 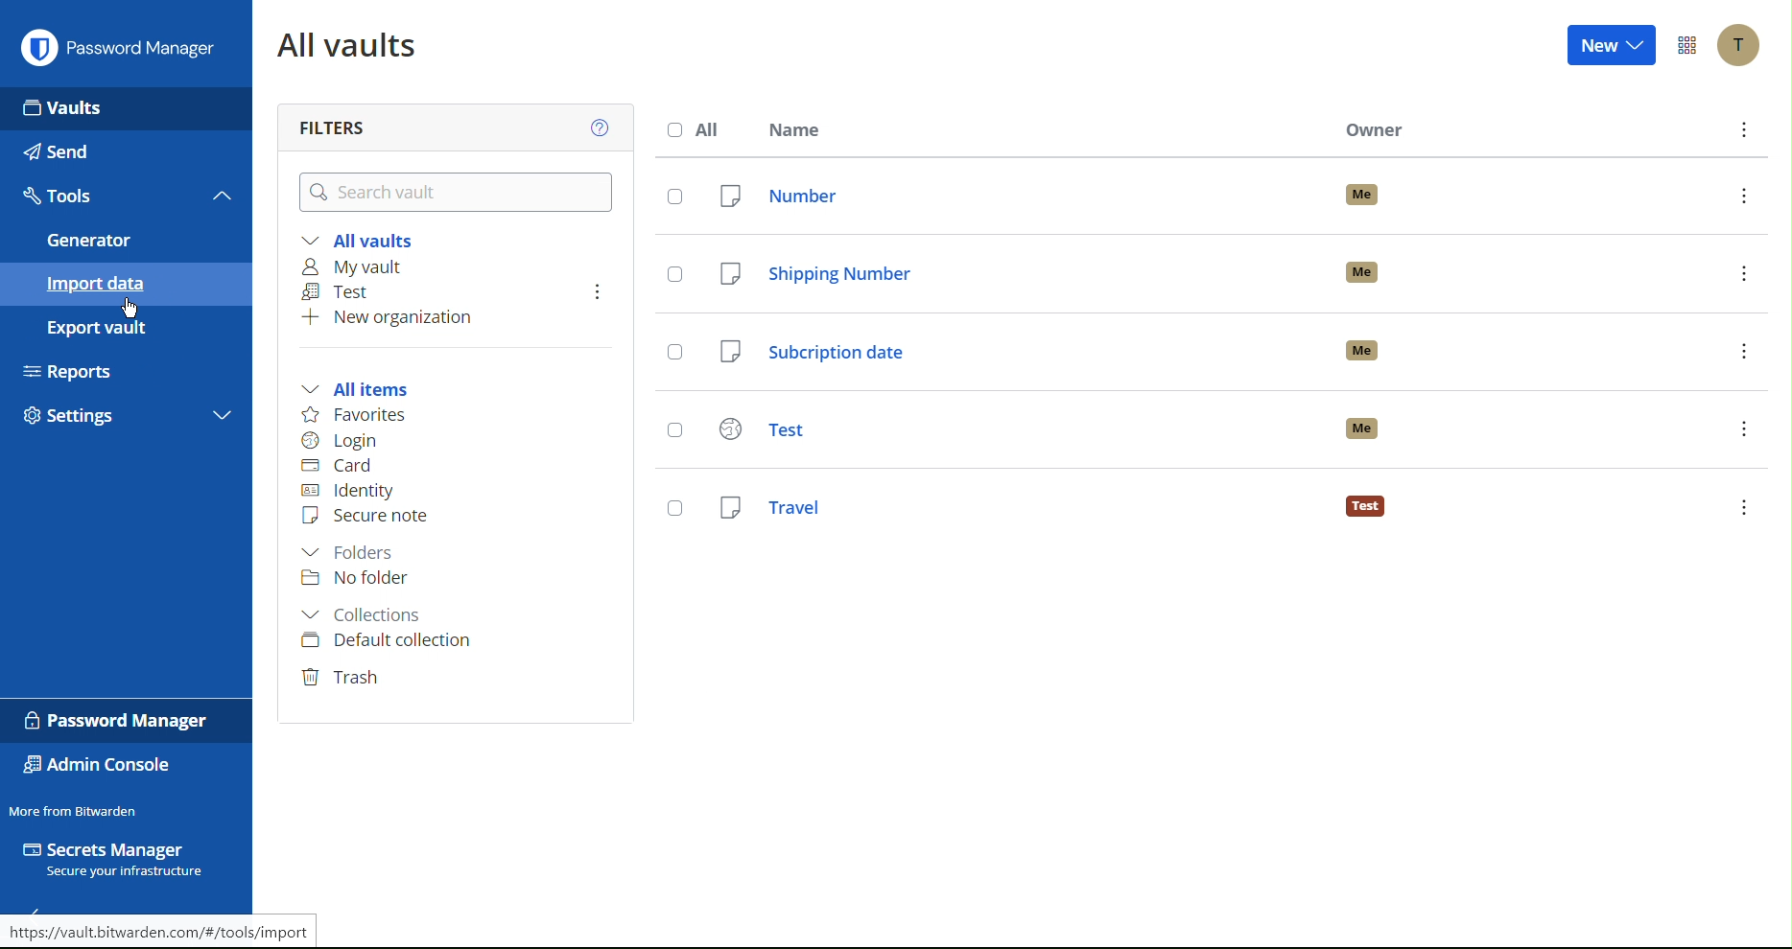 I want to click on select entry, so click(x=672, y=196).